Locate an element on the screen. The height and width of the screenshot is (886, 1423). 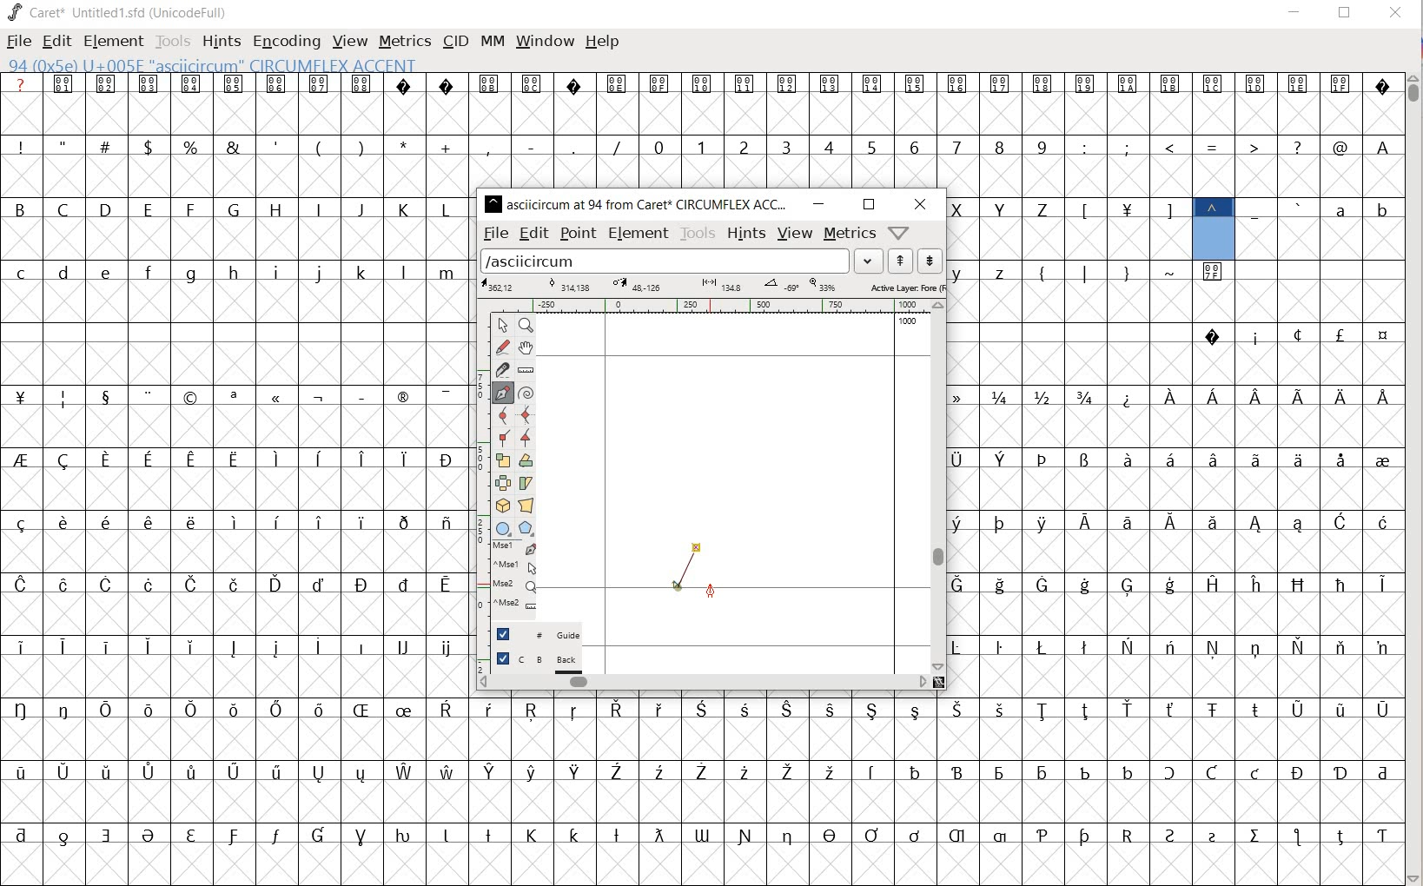
add a point, then drag out its control points is located at coordinates (501, 392).